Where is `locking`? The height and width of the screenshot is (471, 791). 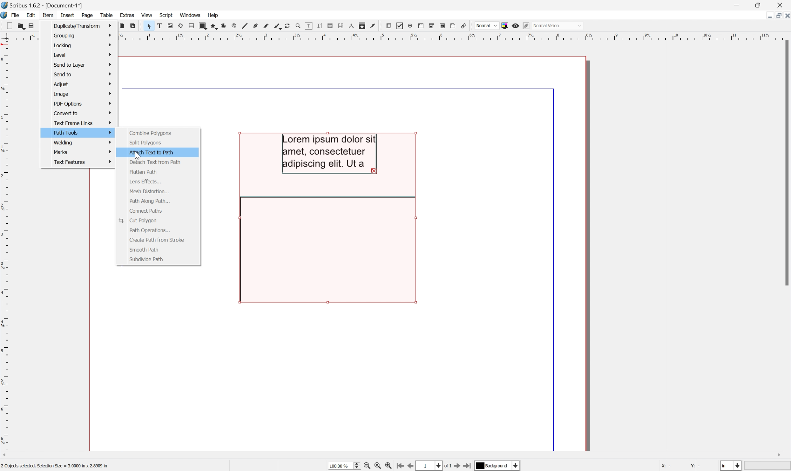 locking is located at coordinates (83, 44).